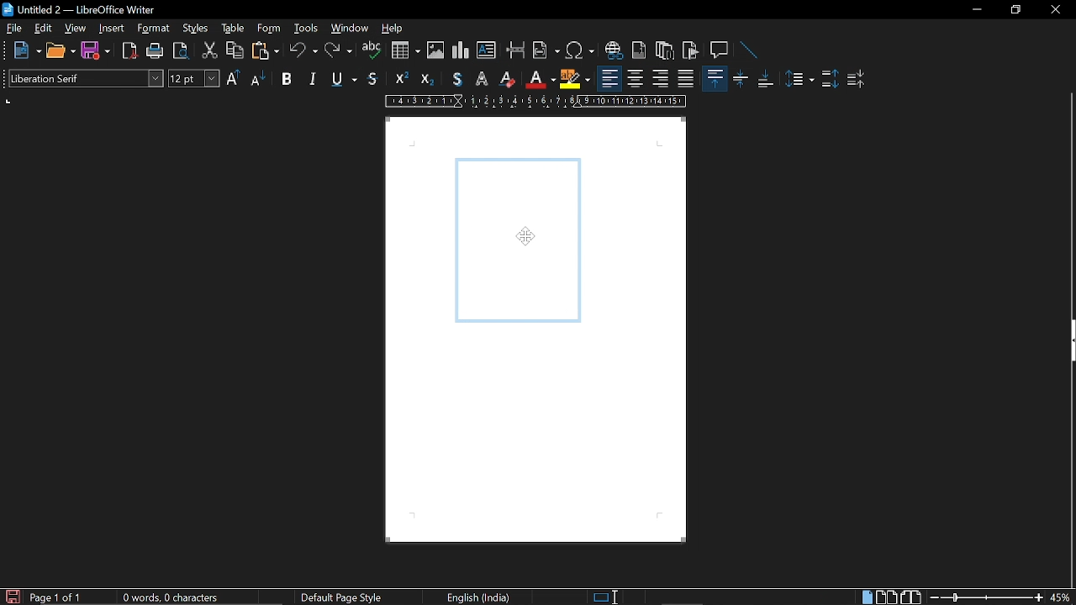 The height and width of the screenshot is (605, 1076). Describe the element at coordinates (168, 597) in the screenshot. I see `0 words 0 character` at that location.